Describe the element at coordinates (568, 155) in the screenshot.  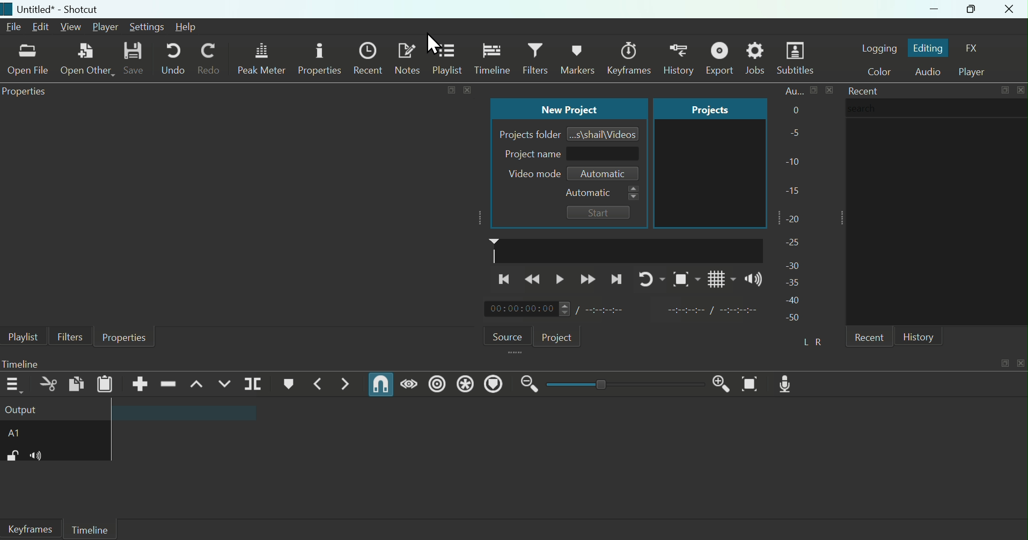
I see `Project name` at that location.